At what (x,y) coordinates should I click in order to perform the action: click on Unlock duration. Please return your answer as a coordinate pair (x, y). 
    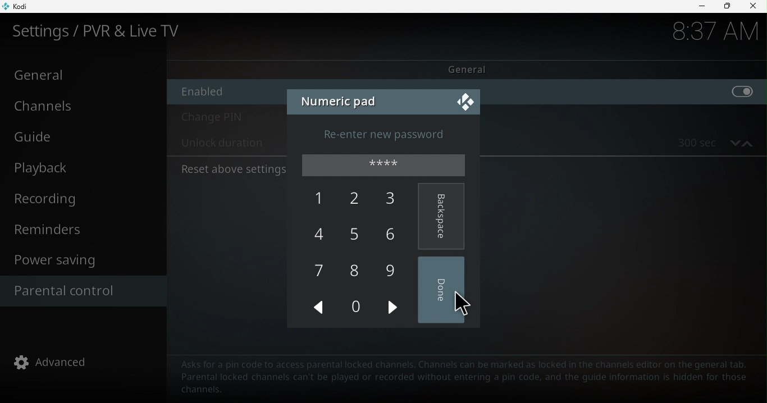
    Looking at the image, I should click on (222, 144).